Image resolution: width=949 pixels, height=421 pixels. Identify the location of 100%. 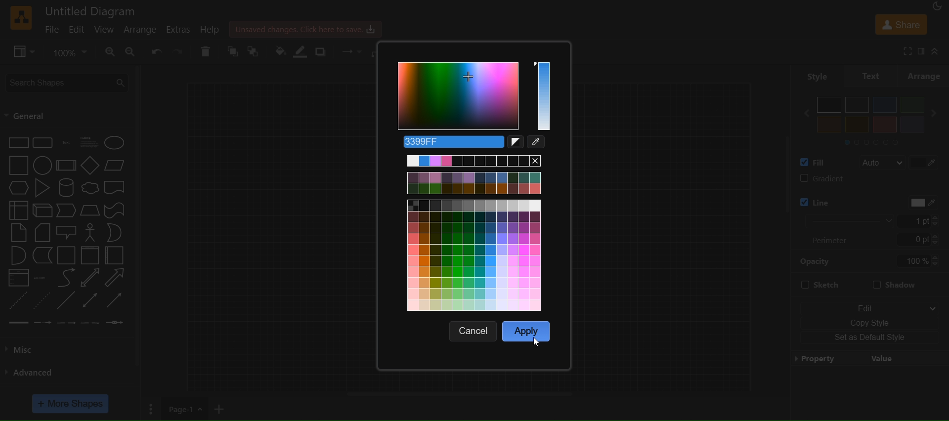
(918, 261).